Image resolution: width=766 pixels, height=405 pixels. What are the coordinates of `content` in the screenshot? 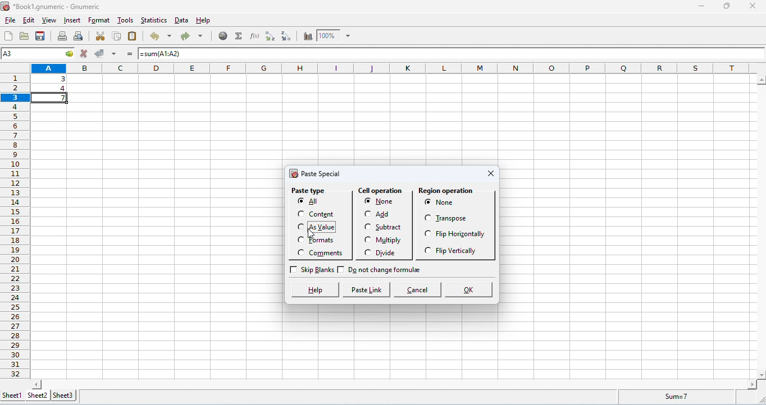 It's located at (324, 214).